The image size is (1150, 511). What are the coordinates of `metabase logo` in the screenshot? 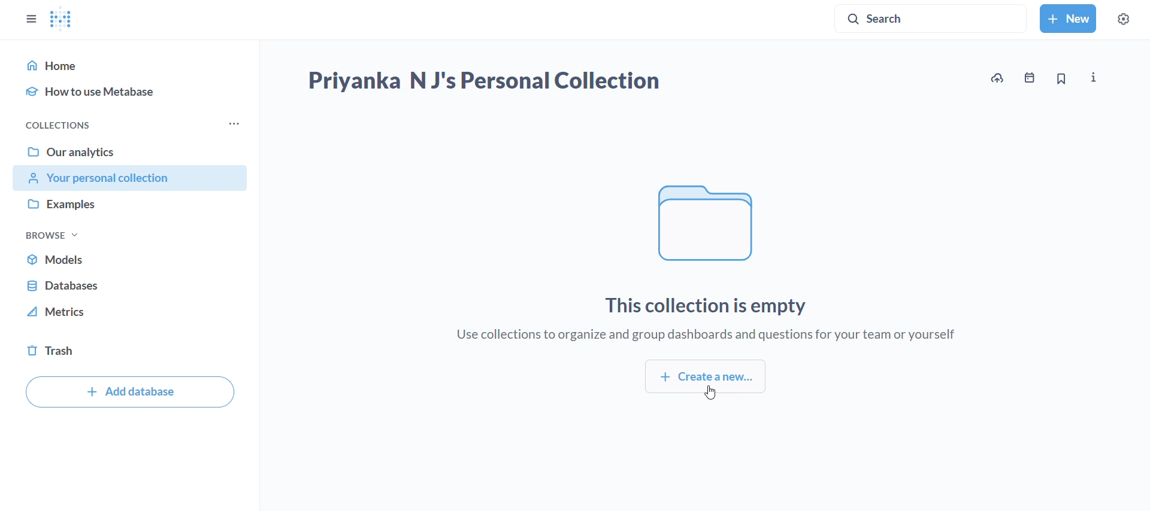 It's located at (62, 19).